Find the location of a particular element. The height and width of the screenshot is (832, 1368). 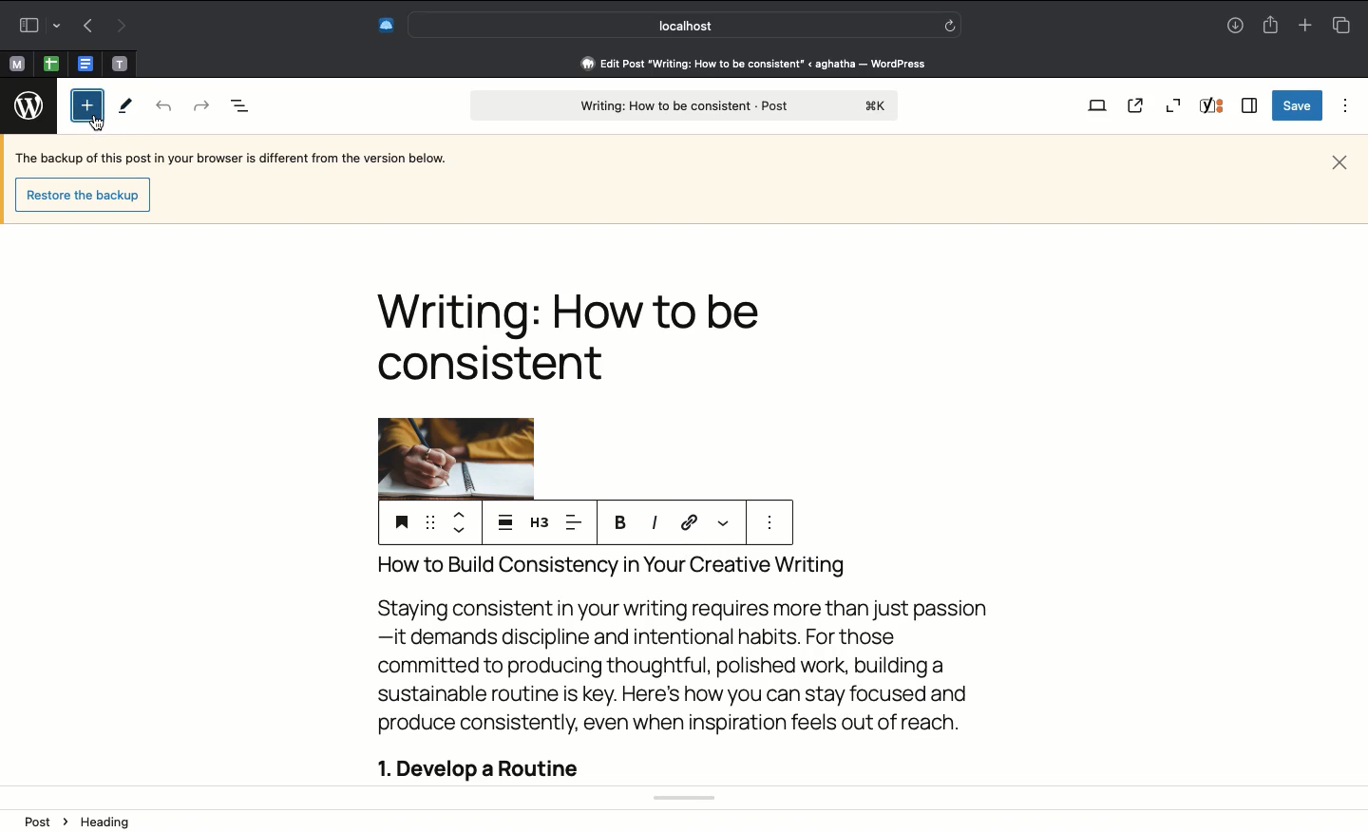

Yoast is located at coordinates (690, 800).